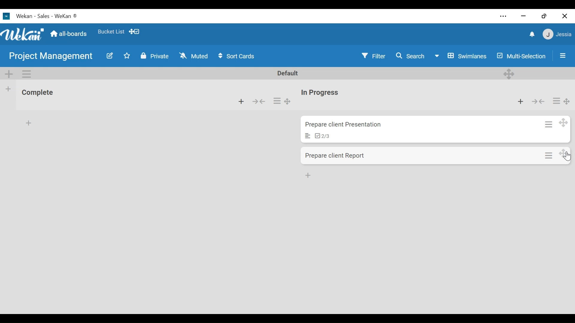 Image resolution: width=575 pixels, height=323 pixels. Describe the element at coordinates (192, 55) in the screenshot. I see `Muted` at that location.